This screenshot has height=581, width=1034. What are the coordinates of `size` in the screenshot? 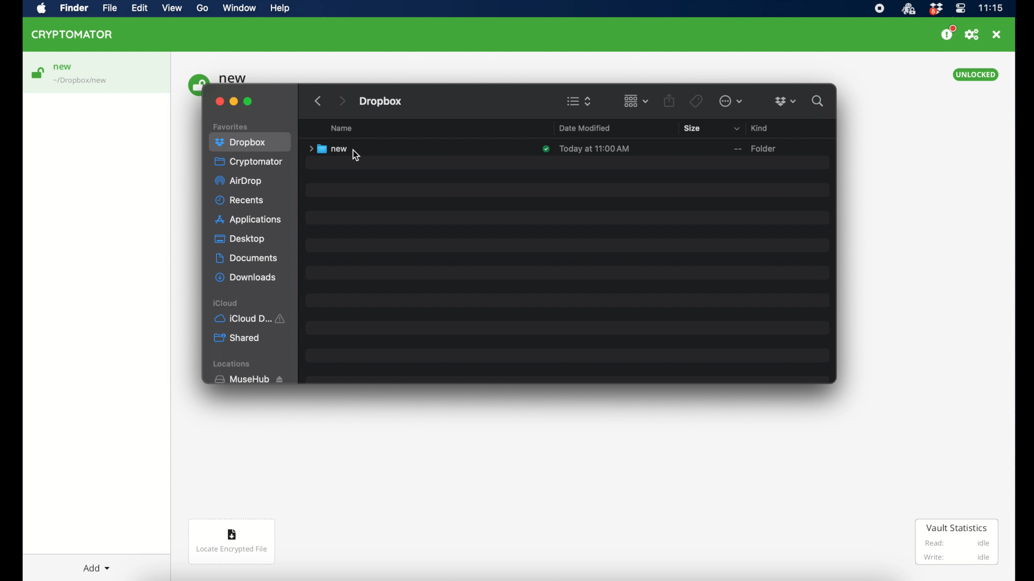 It's located at (722, 149).